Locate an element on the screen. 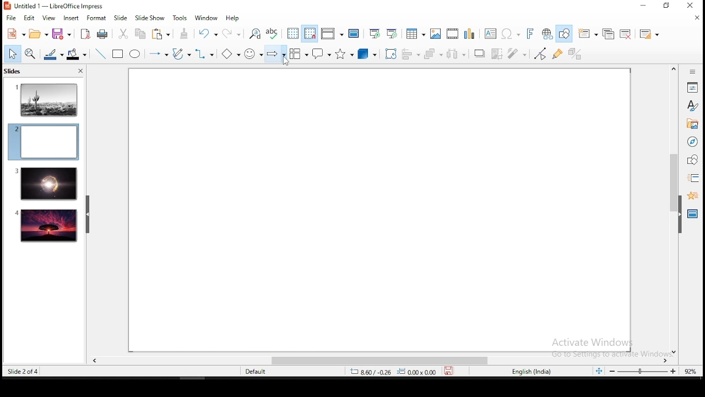 The image size is (705, 397). basic shapes is located at coordinates (229, 54).